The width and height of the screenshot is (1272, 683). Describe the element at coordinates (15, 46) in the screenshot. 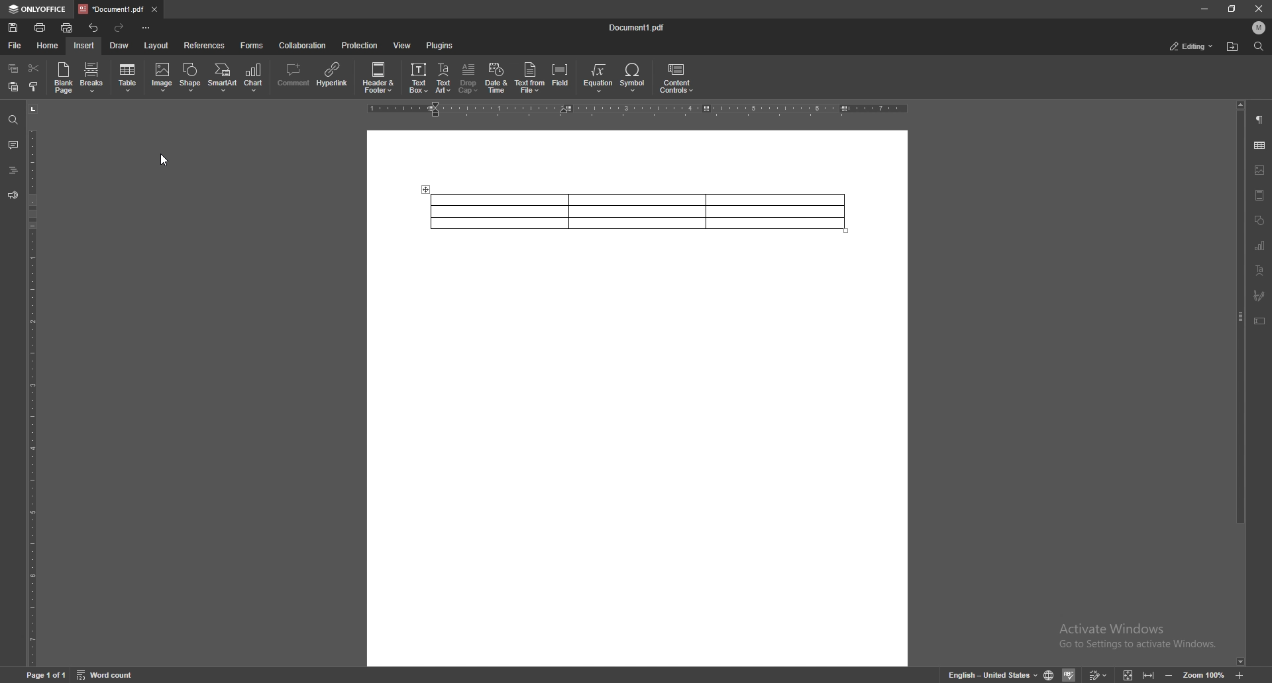

I see `file` at that location.